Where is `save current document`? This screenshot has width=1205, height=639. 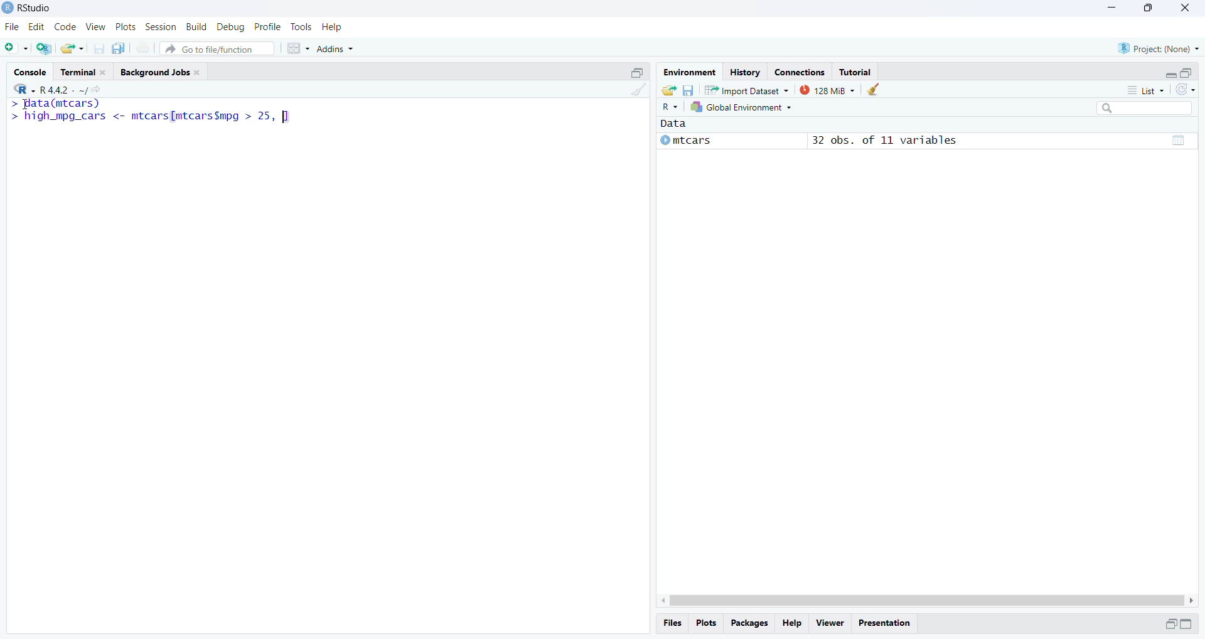 save current document is located at coordinates (99, 48).